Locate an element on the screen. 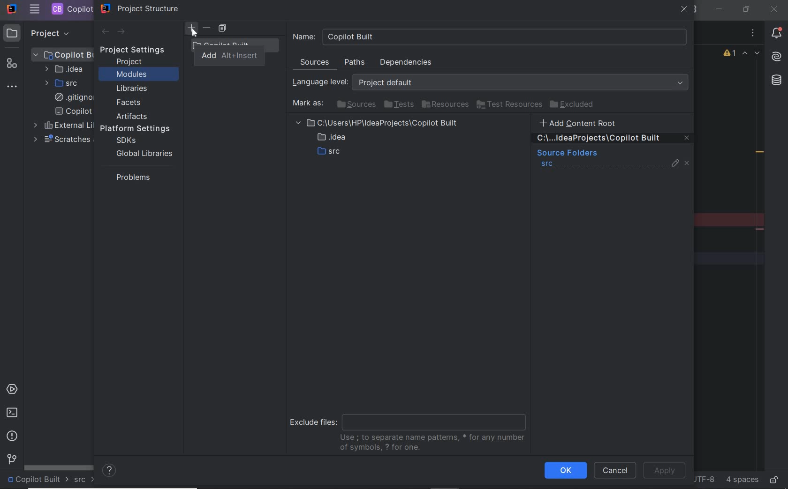 This screenshot has width=788, height=489. .gitignore is located at coordinates (72, 98).